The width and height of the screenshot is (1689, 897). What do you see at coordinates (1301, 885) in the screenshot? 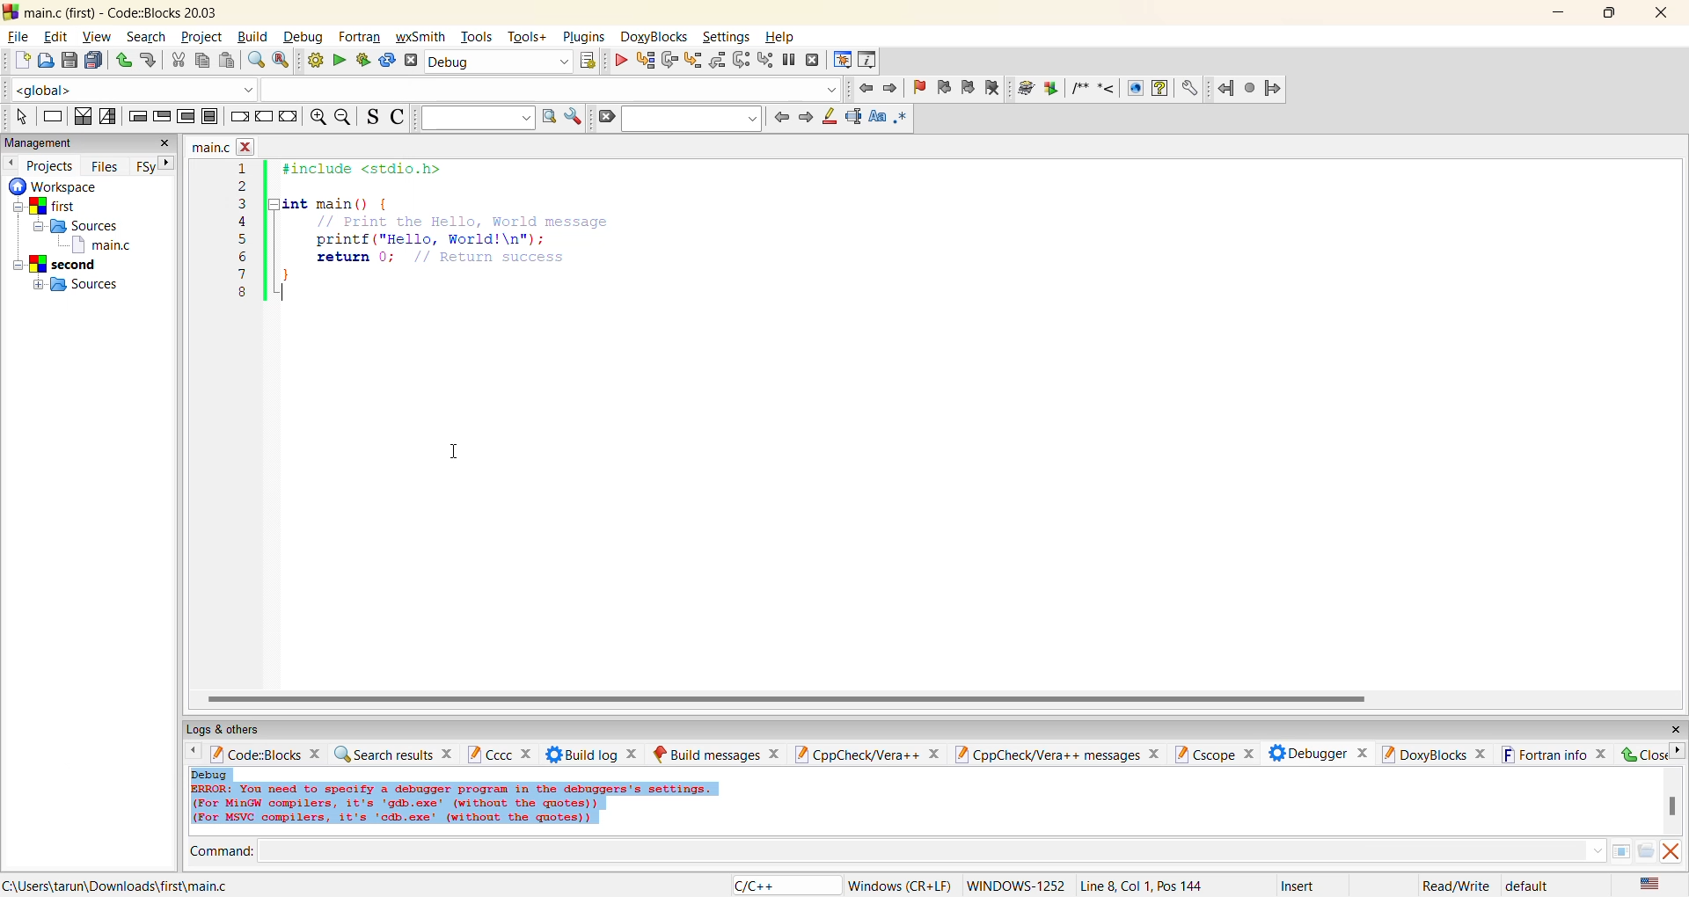
I see `Insert` at bounding box center [1301, 885].